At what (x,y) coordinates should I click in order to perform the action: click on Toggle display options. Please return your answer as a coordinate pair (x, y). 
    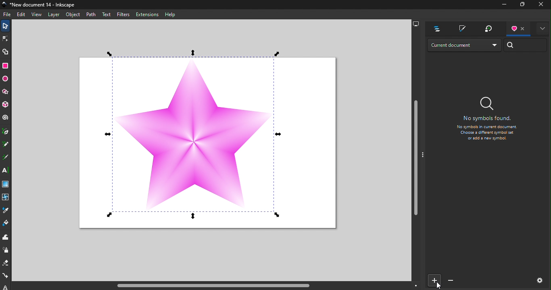
    Looking at the image, I should click on (542, 28).